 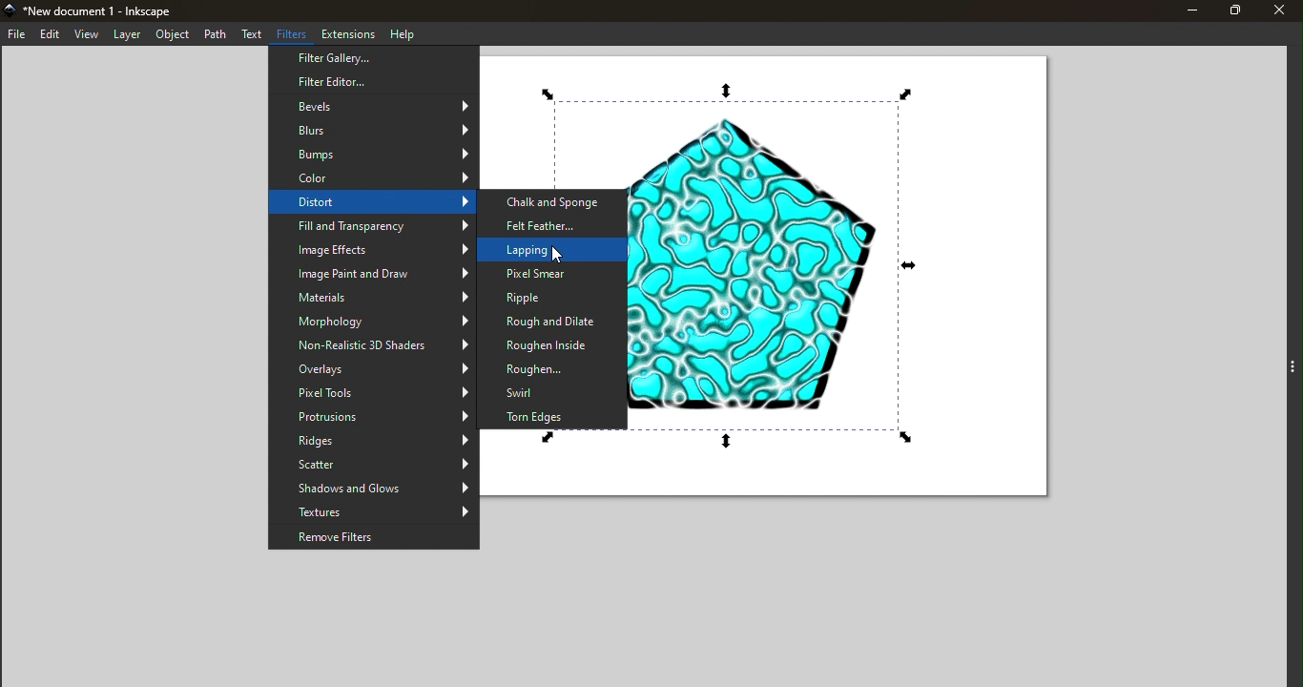 I want to click on Distort, so click(x=371, y=203).